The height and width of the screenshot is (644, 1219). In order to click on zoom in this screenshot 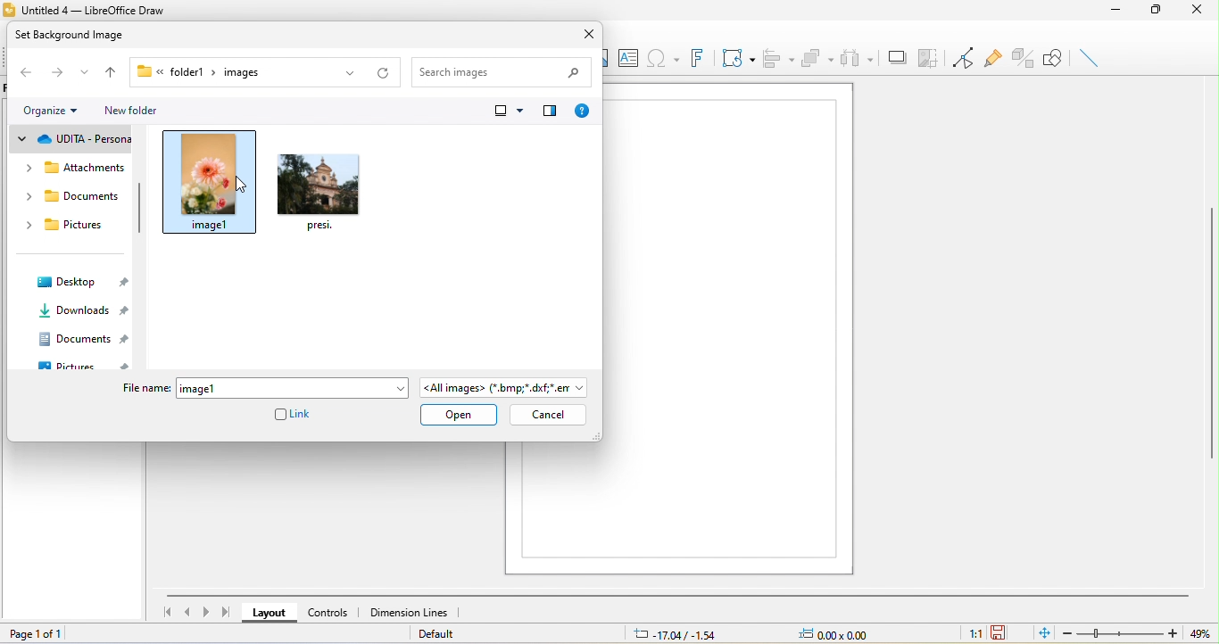, I will do `click(1116, 632)`.